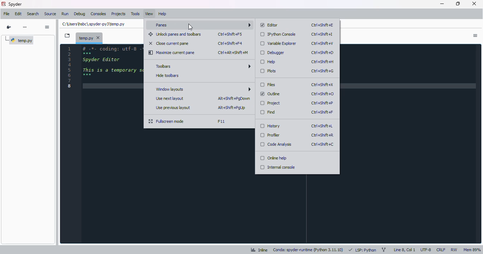  What do you see at coordinates (322, 53) in the screenshot?
I see `shortcut for debugger` at bounding box center [322, 53].